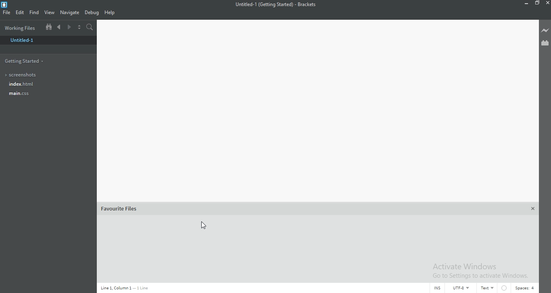 The width and height of the screenshot is (551, 293). I want to click on remove, so click(205, 221).